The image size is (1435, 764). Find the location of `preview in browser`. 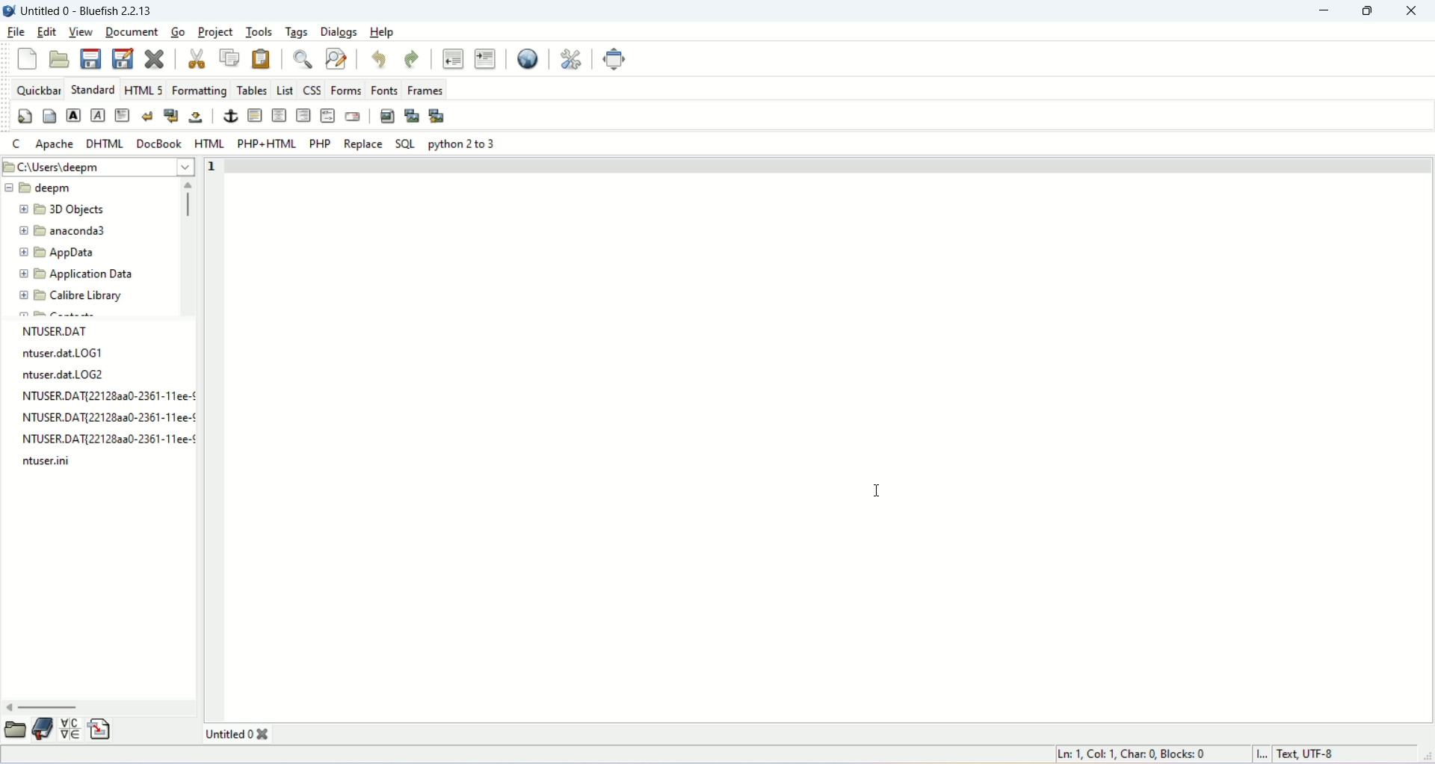

preview in browser is located at coordinates (526, 57).